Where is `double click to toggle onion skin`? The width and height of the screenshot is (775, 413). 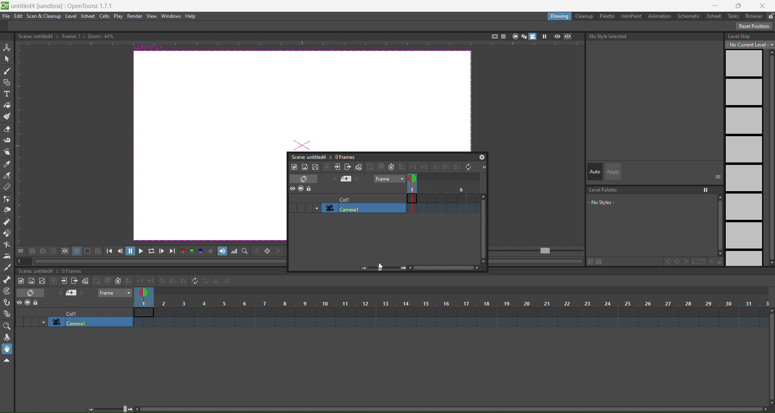
double click to toggle onion skin is located at coordinates (147, 291).